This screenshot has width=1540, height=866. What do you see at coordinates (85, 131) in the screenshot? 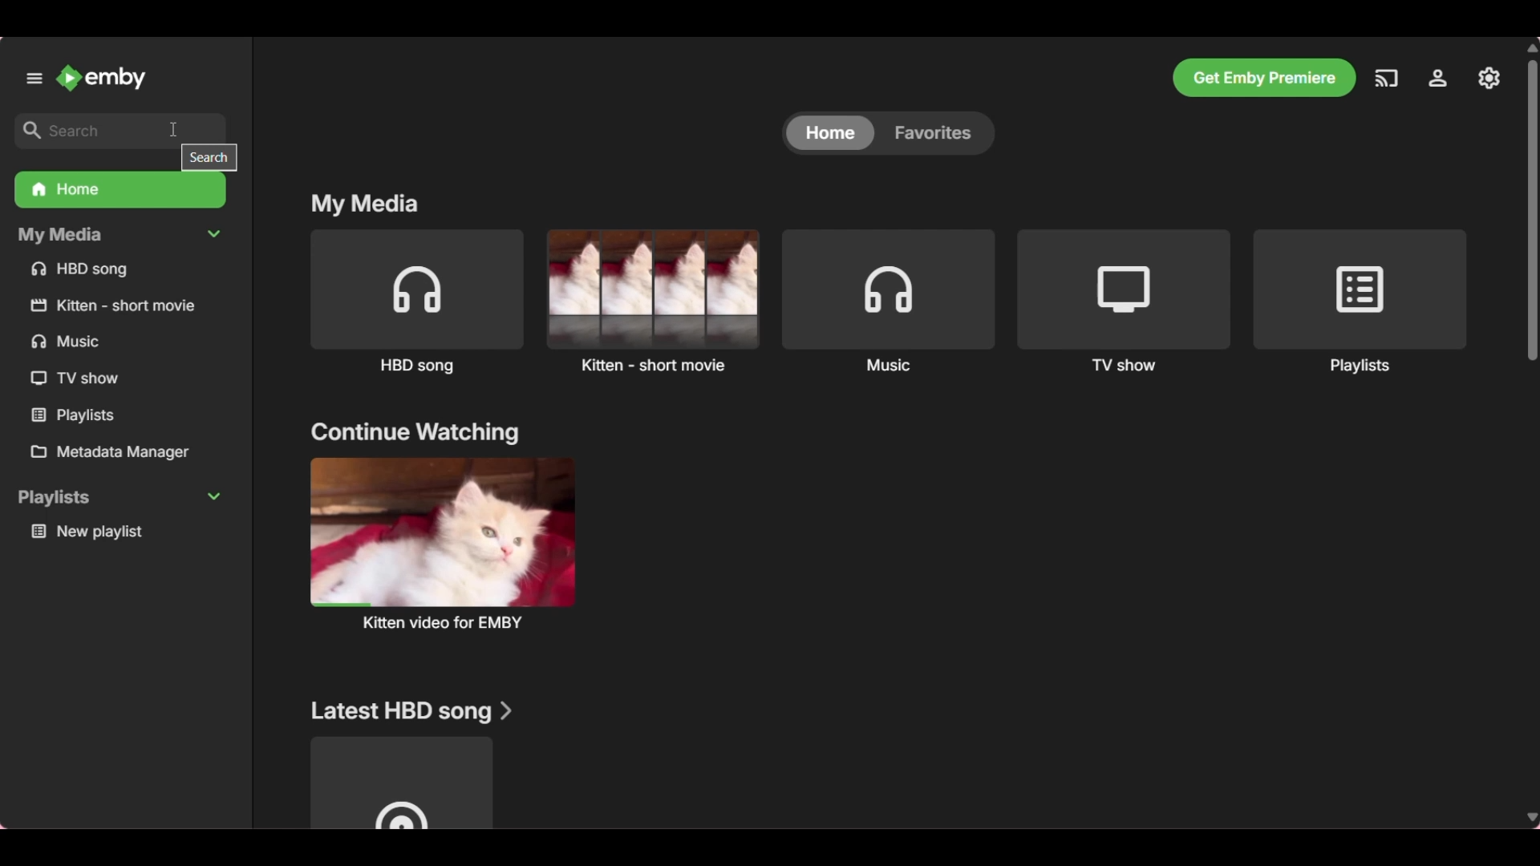
I see `search` at bounding box center [85, 131].